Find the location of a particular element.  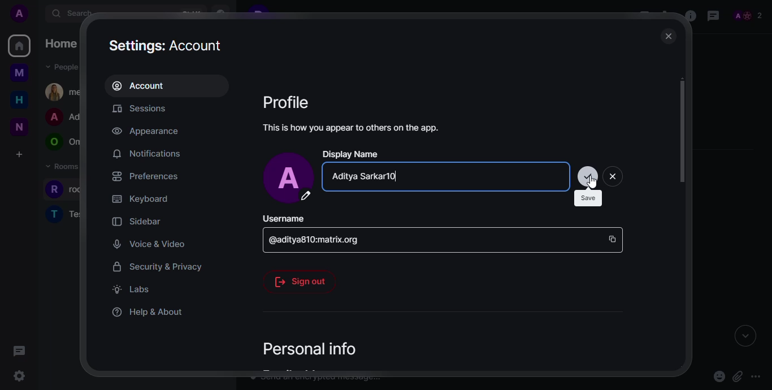

appearance is located at coordinates (146, 131).